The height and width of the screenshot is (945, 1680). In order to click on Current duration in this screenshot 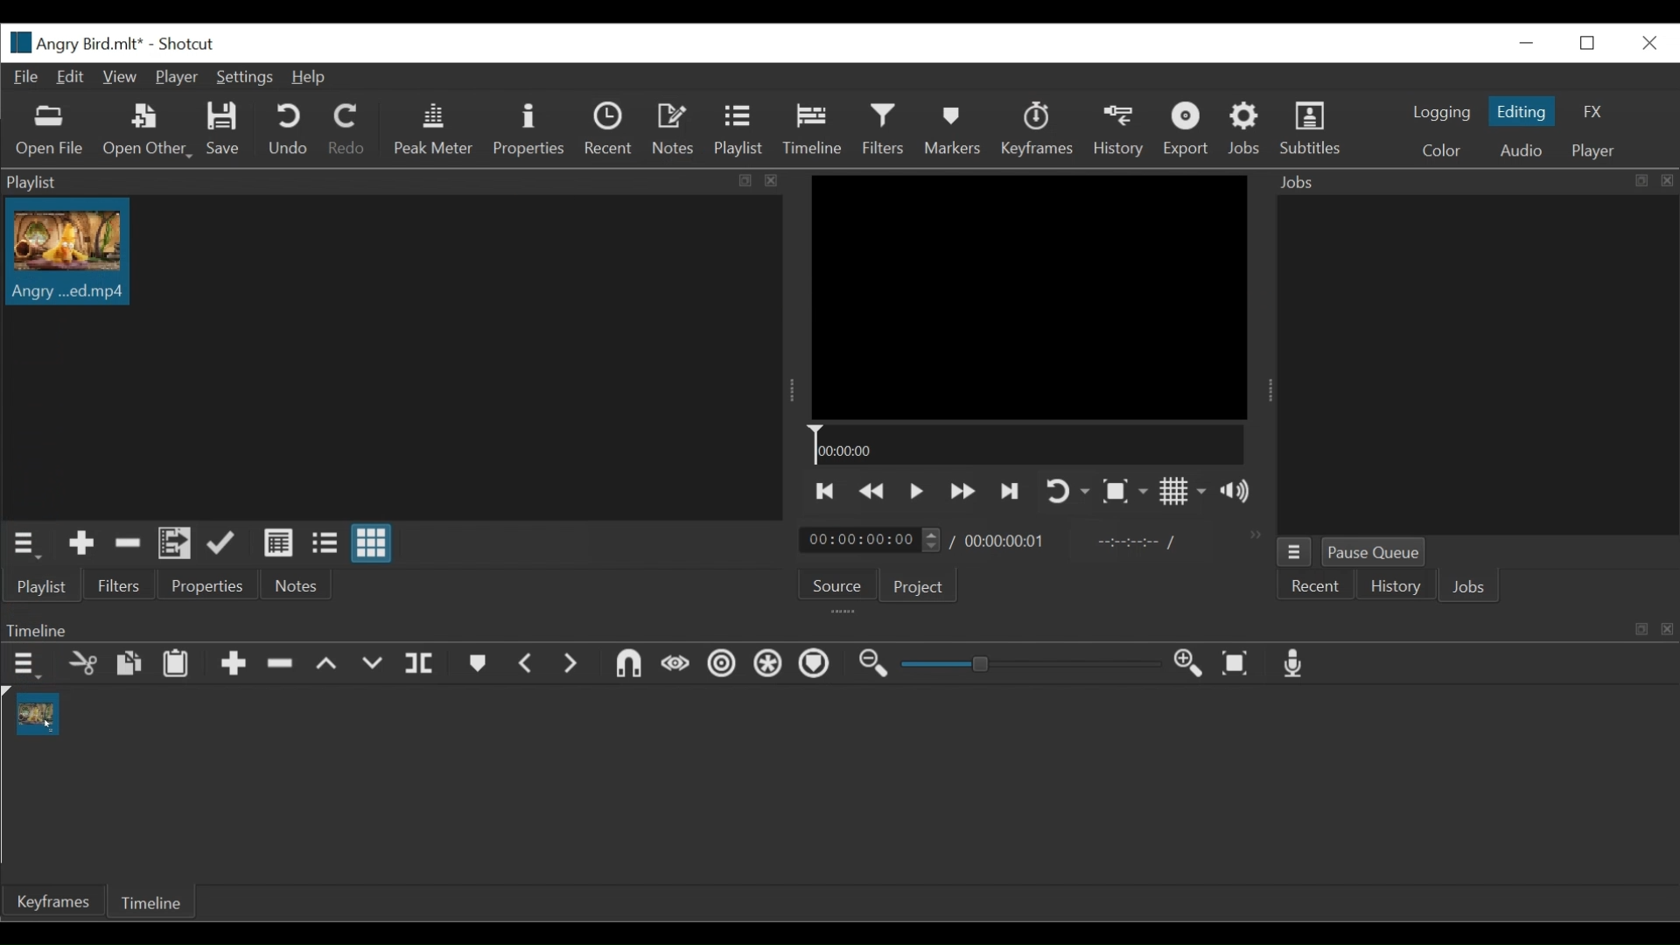, I will do `click(869, 540)`.